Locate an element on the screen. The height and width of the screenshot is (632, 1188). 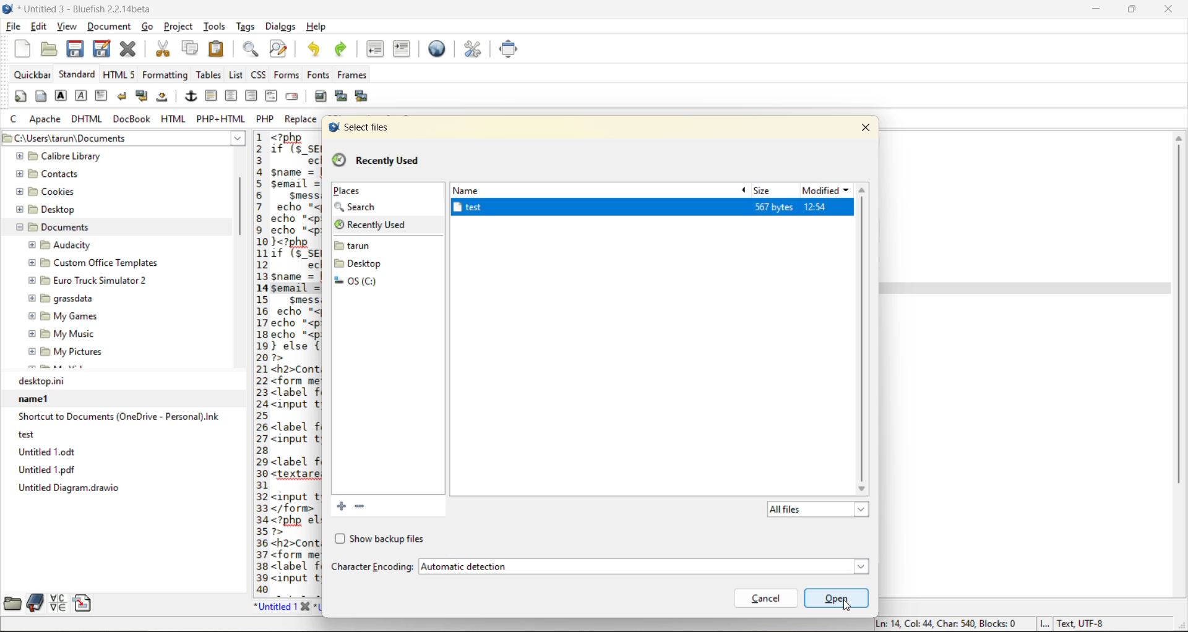
replace is located at coordinates (303, 119).